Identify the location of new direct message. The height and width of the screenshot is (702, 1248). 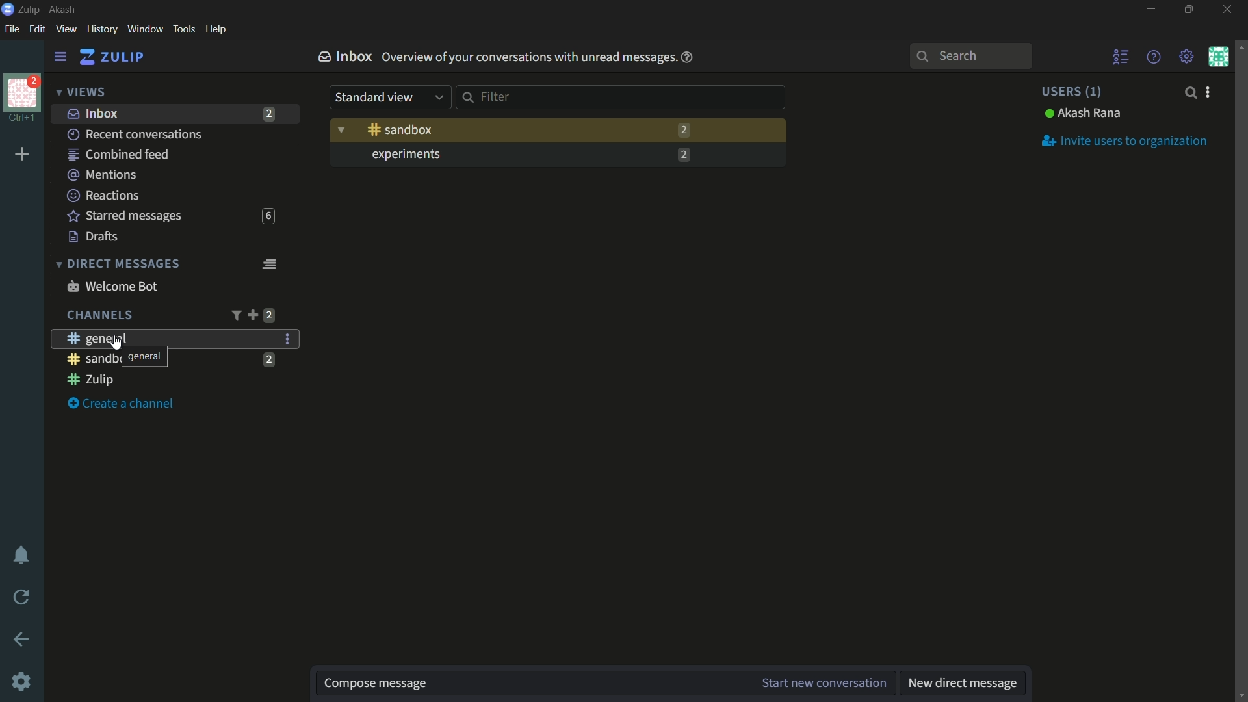
(963, 684).